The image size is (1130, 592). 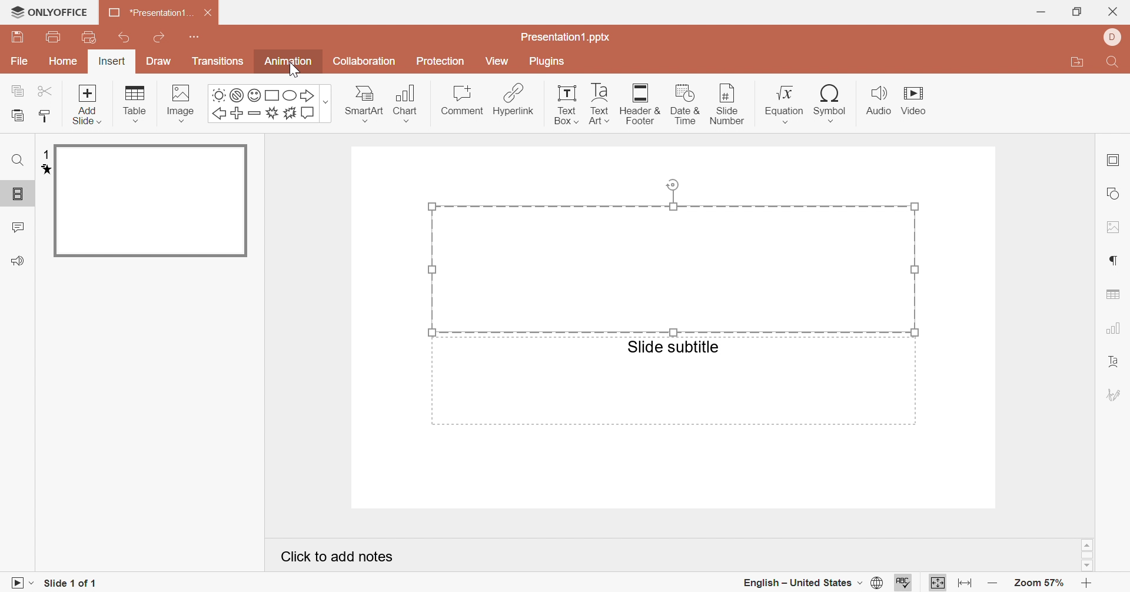 What do you see at coordinates (87, 105) in the screenshot?
I see `add slide` at bounding box center [87, 105].